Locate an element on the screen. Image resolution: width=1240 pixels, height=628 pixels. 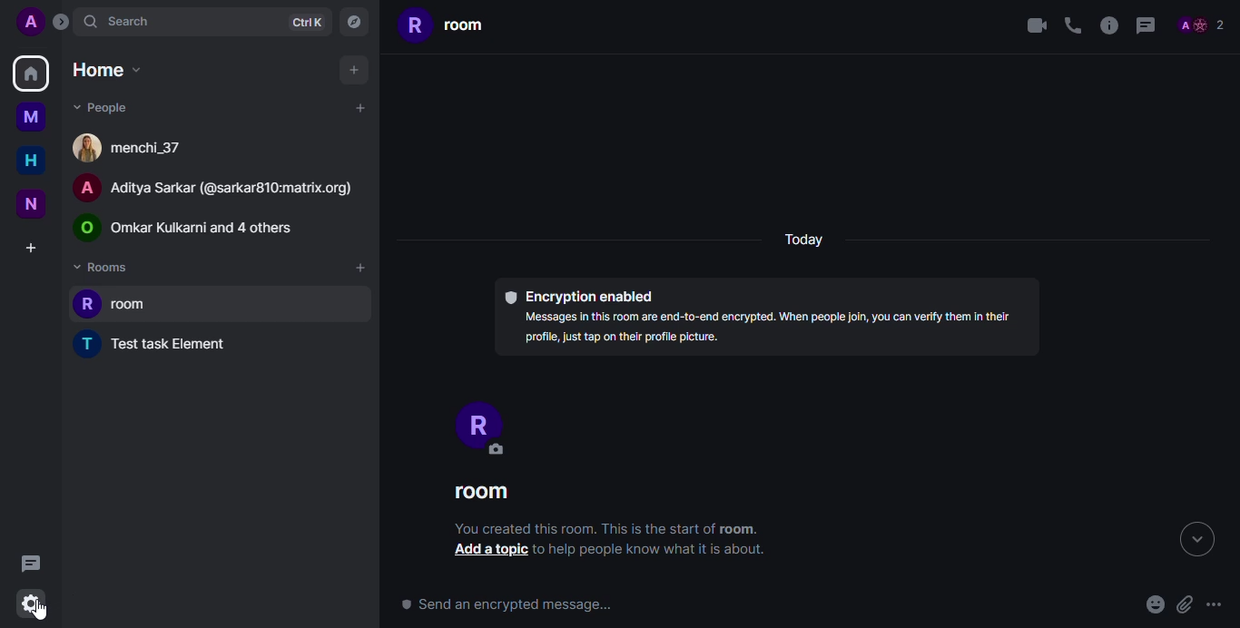
threads is located at coordinates (1146, 25).